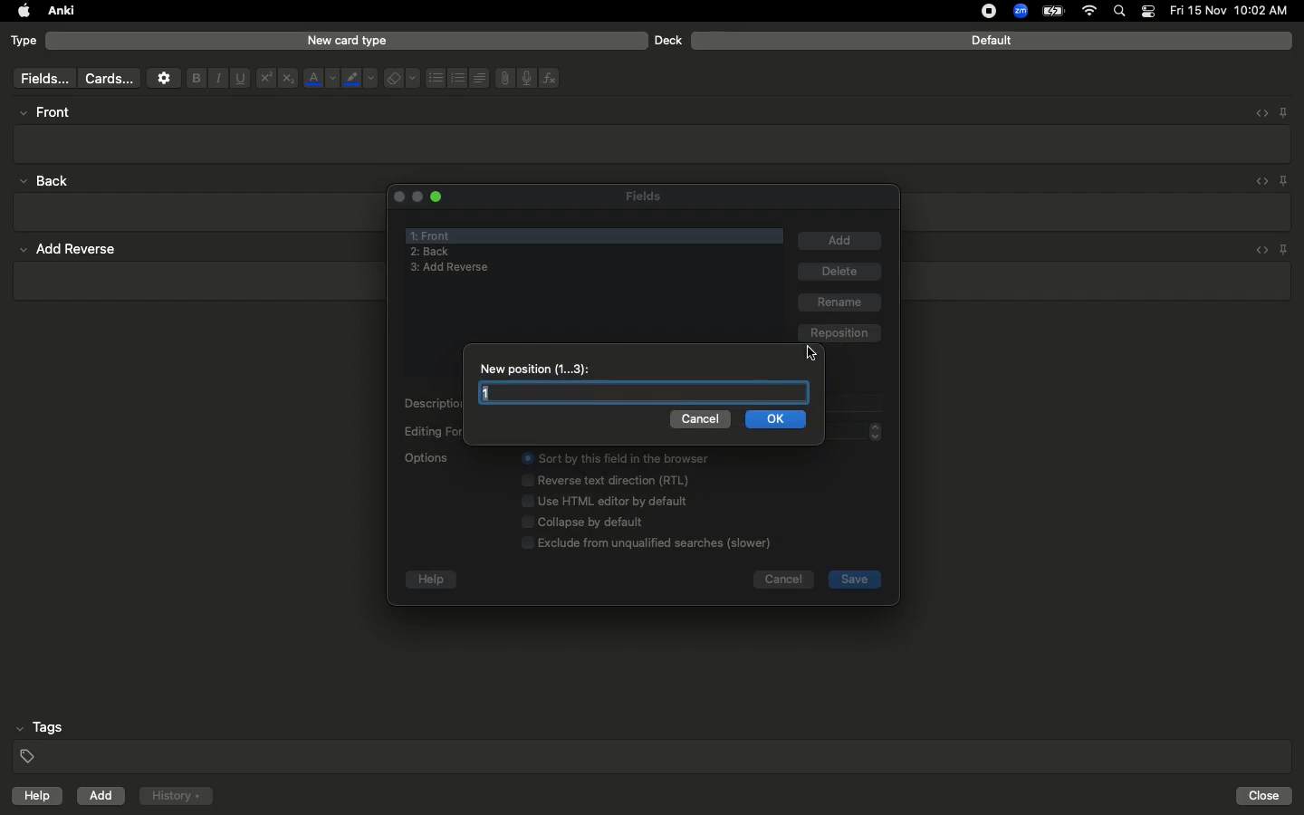 The width and height of the screenshot is (1304, 815). I want to click on Zoom, so click(1019, 12).